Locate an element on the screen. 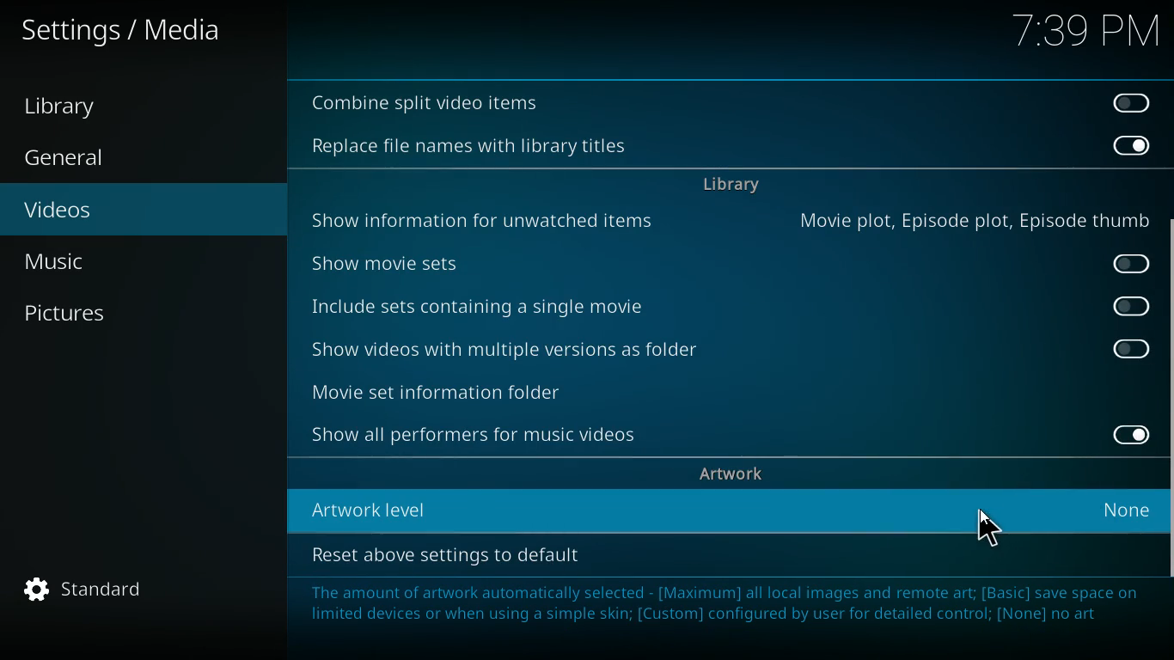 This screenshot has height=660, width=1174. Settings/Media is located at coordinates (125, 31).